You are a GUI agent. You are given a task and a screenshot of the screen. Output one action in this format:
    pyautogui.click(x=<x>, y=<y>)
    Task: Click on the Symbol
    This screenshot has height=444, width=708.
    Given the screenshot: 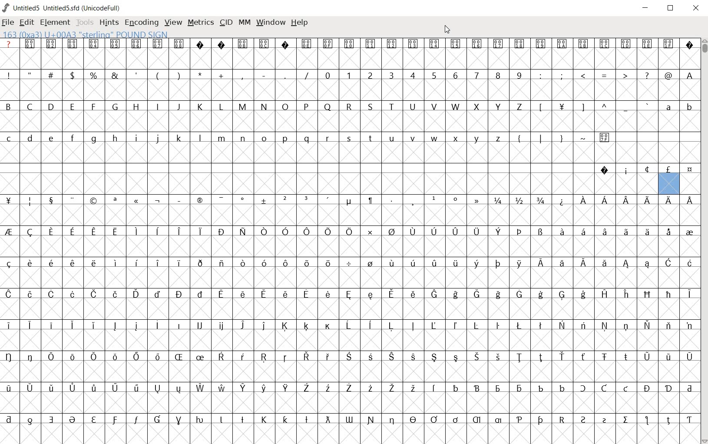 What is the action you would take?
    pyautogui.click(x=562, y=356)
    